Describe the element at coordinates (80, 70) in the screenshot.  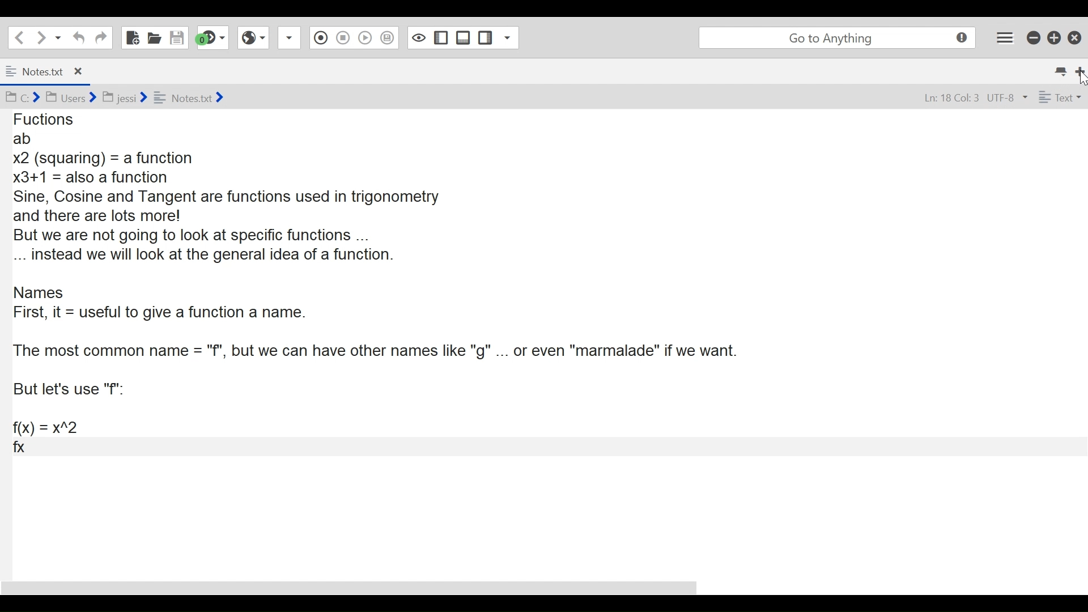
I see `close` at that location.